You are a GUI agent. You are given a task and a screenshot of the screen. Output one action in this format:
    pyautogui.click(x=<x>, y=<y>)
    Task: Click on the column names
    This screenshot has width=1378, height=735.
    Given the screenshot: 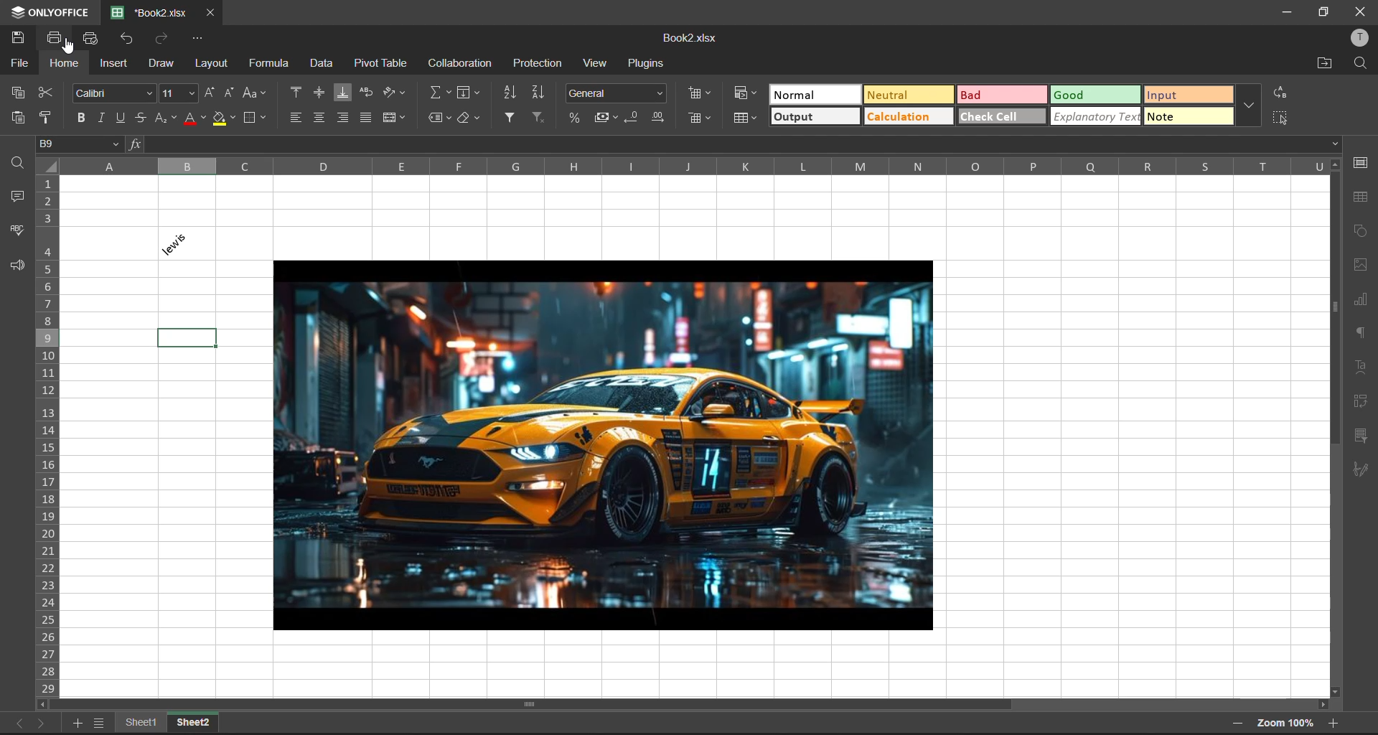 What is the action you would take?
    pyautogui.click(x=707, y=171)
    